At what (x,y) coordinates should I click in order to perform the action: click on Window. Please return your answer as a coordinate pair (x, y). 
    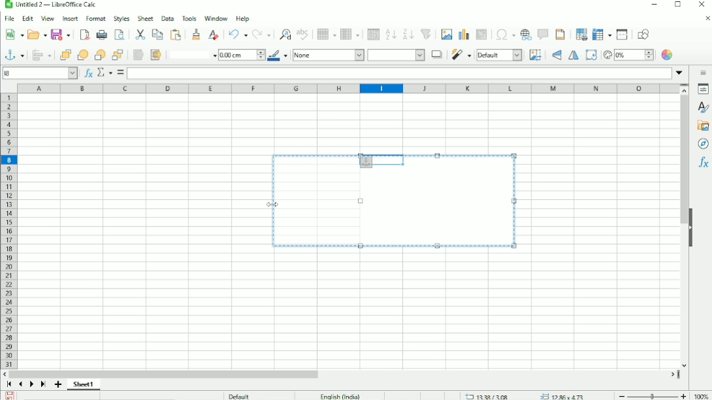
    Looking at the image, I should click on (215, 18).